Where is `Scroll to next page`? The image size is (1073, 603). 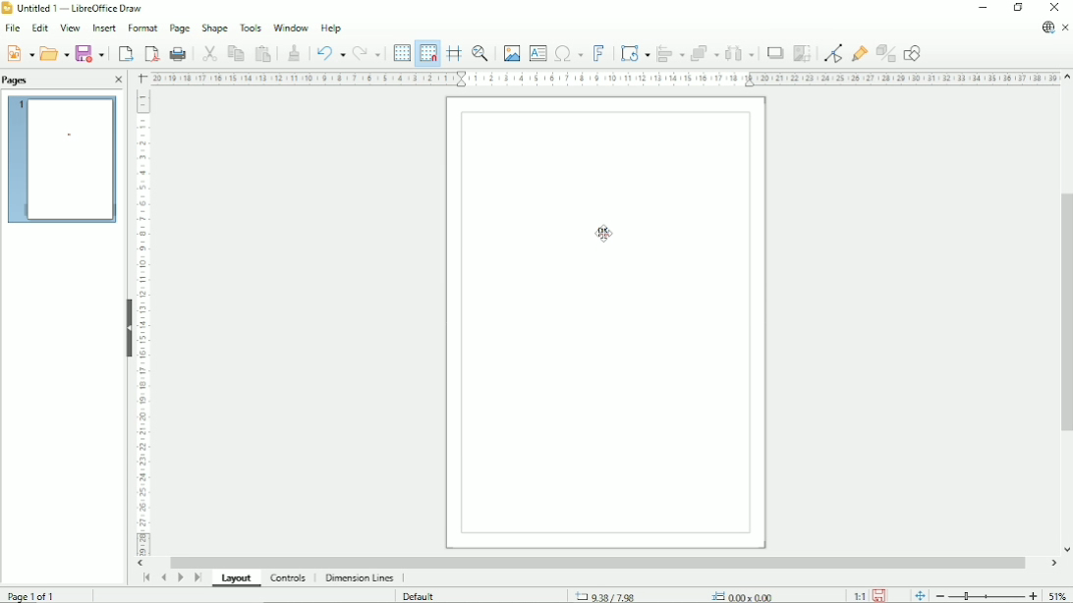
Scroll to next page is located at coordinates (180, 577).